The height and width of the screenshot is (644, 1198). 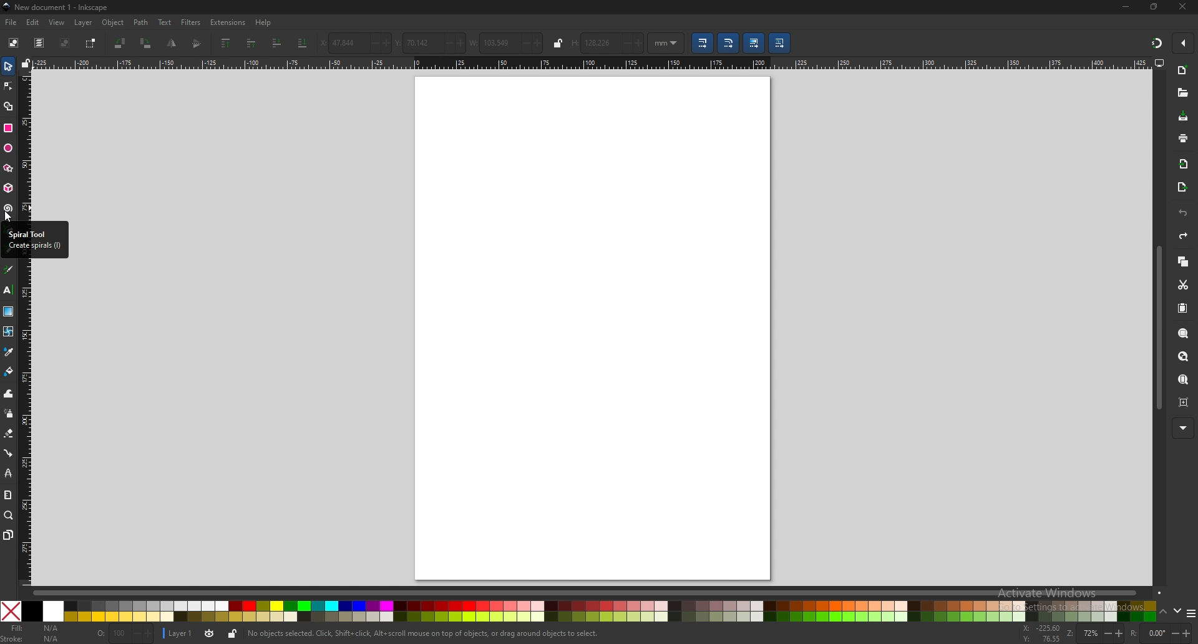 What do you see at coordinates (590, 326) in the screenshot?
I see `page` at bounding box center [590, 326].